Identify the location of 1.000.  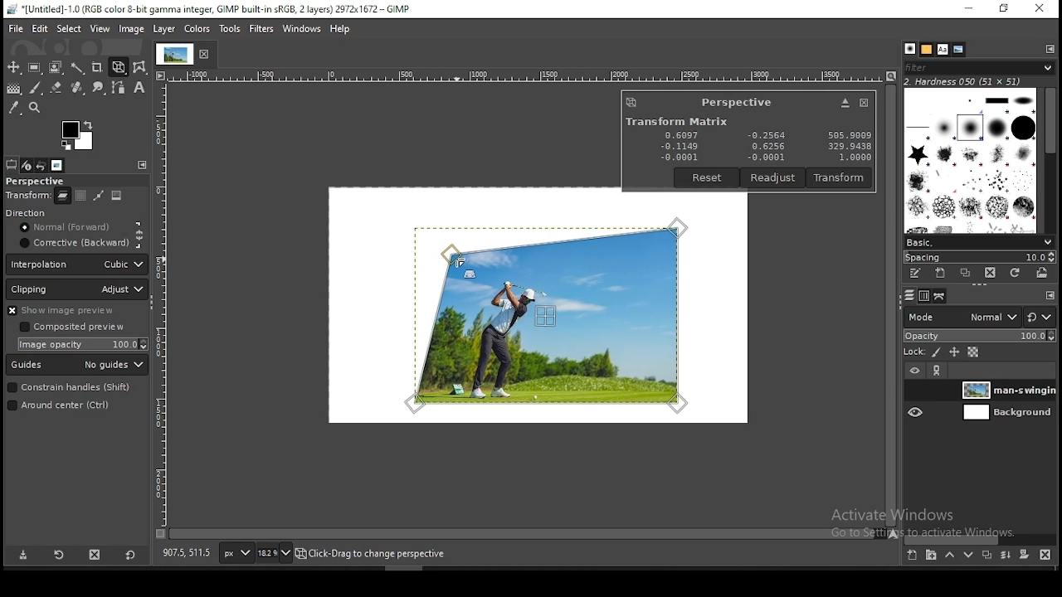
(853, 158).